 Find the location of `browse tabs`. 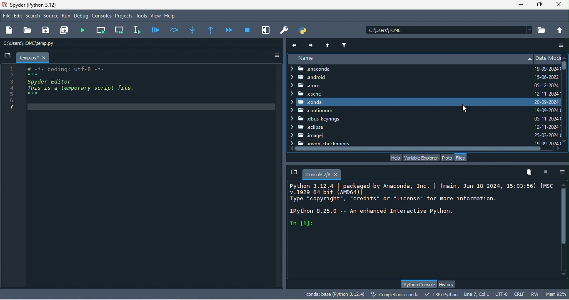

browse tabs is located at coordinates (7, 56).